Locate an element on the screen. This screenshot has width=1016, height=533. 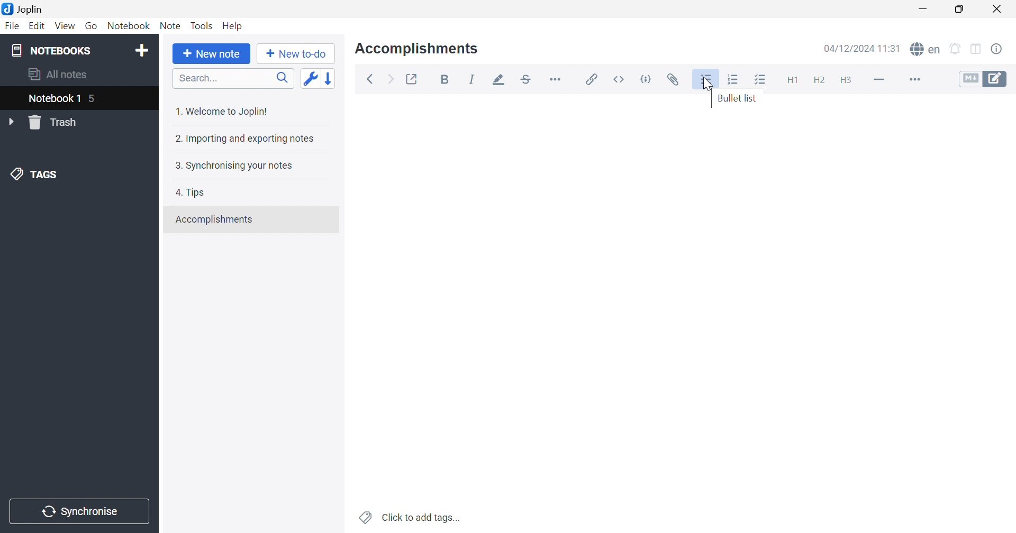
View is located at coordinates (64, 26).